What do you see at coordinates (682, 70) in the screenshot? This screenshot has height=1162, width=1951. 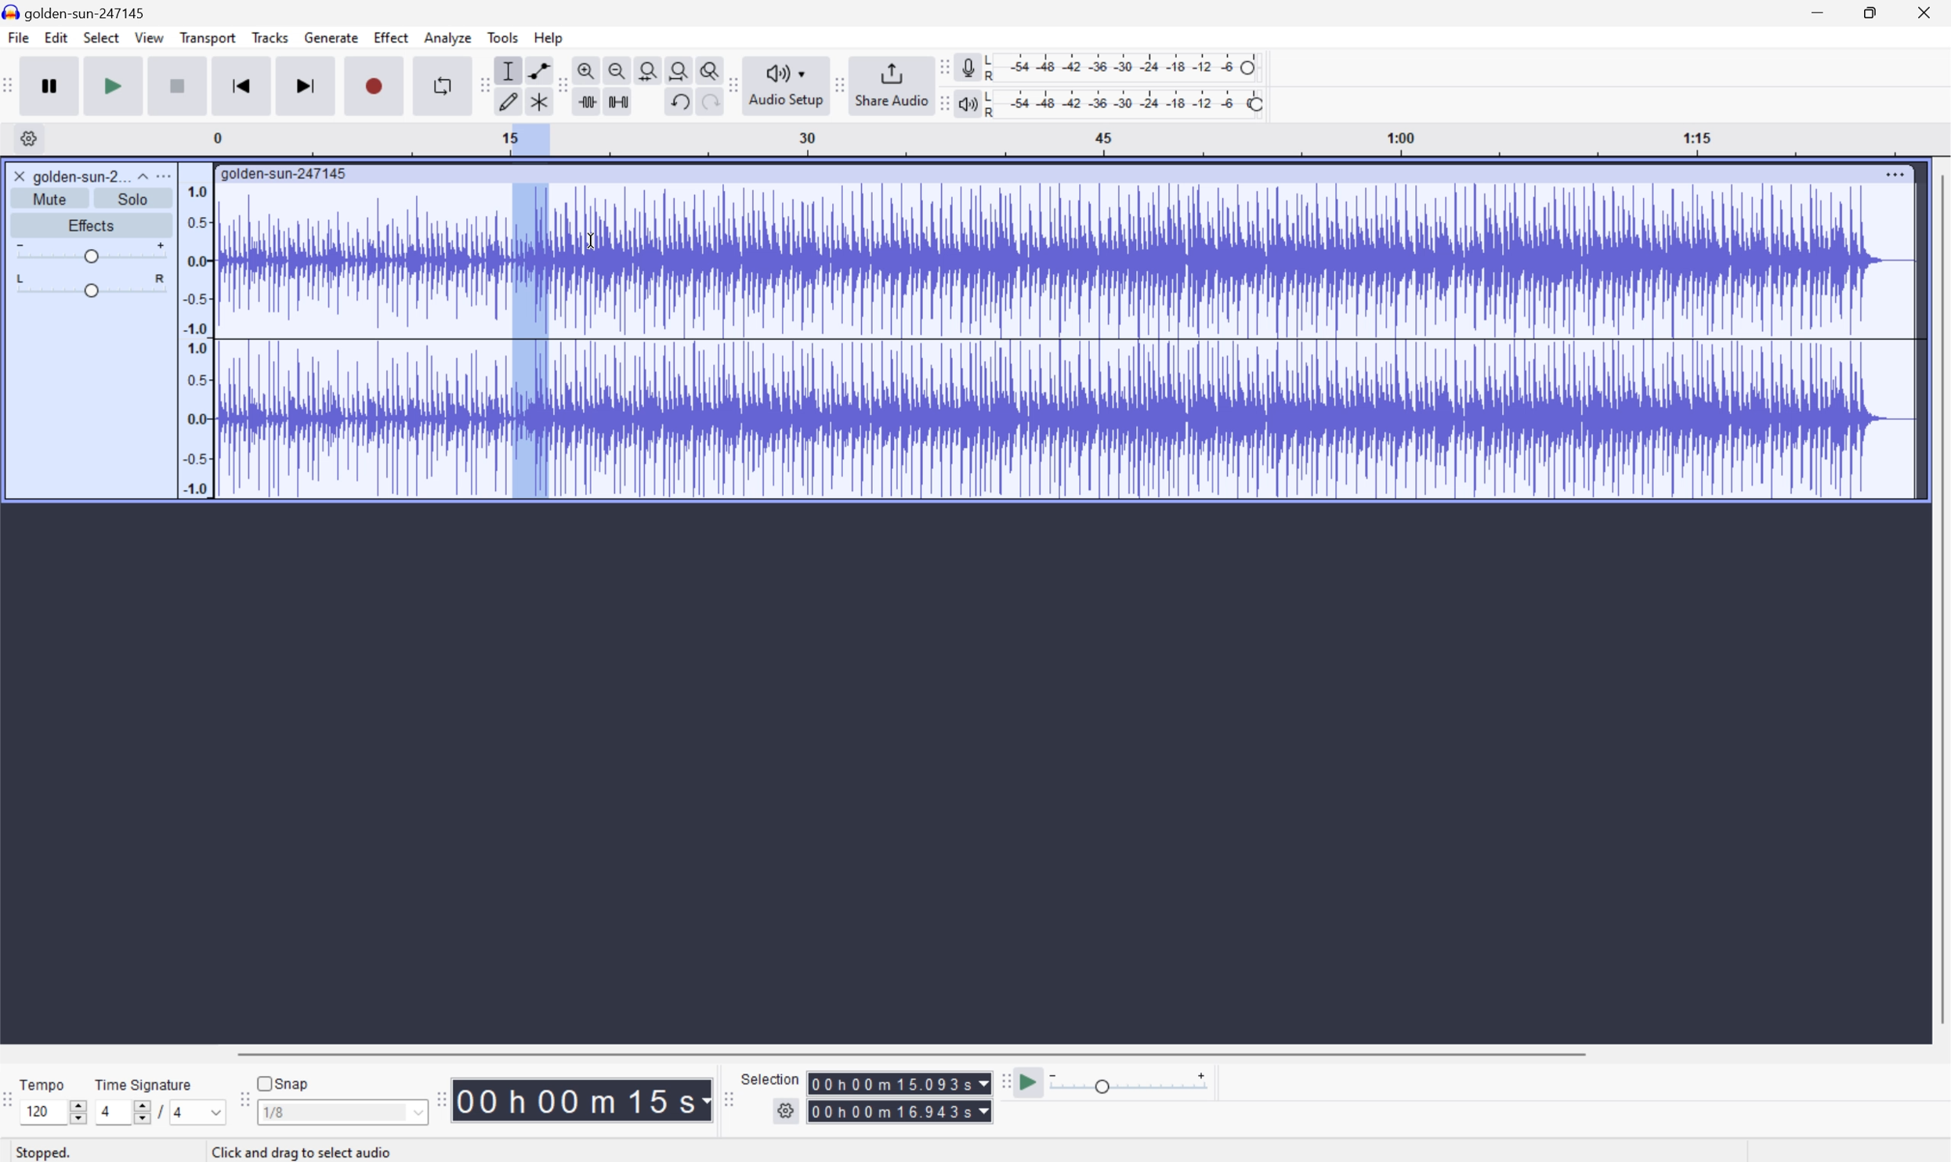 I see `Fit project to width` at bounding box center [682, 70].